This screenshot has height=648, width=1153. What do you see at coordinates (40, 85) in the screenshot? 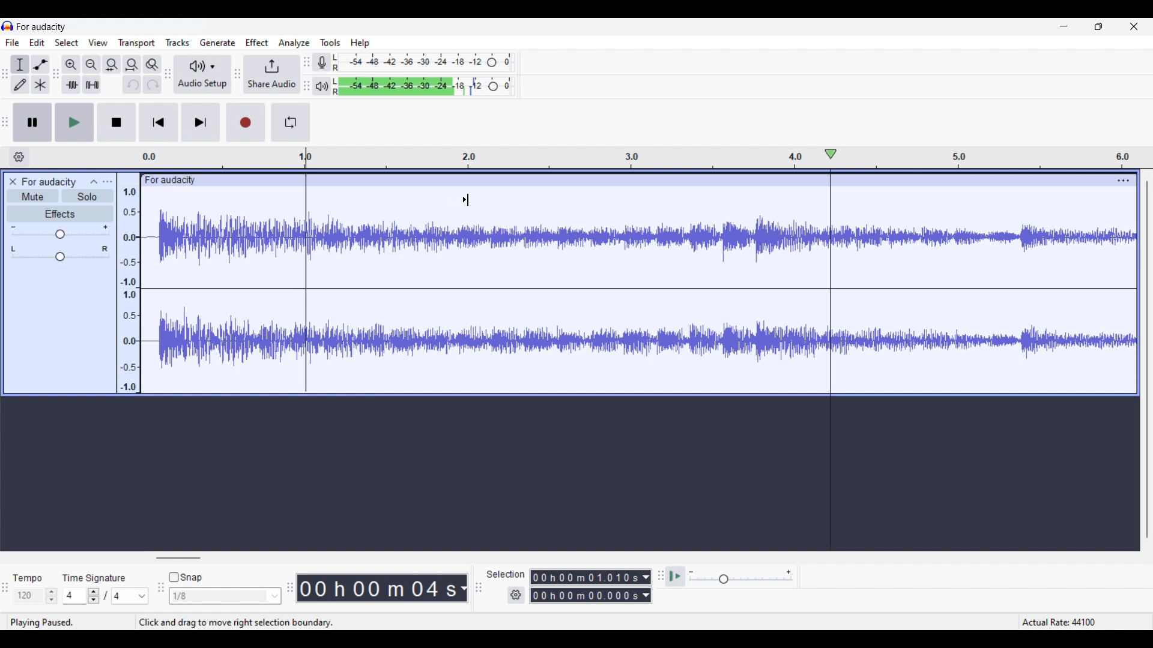
I see `Multi-tool` at bounding box center [40, 85].